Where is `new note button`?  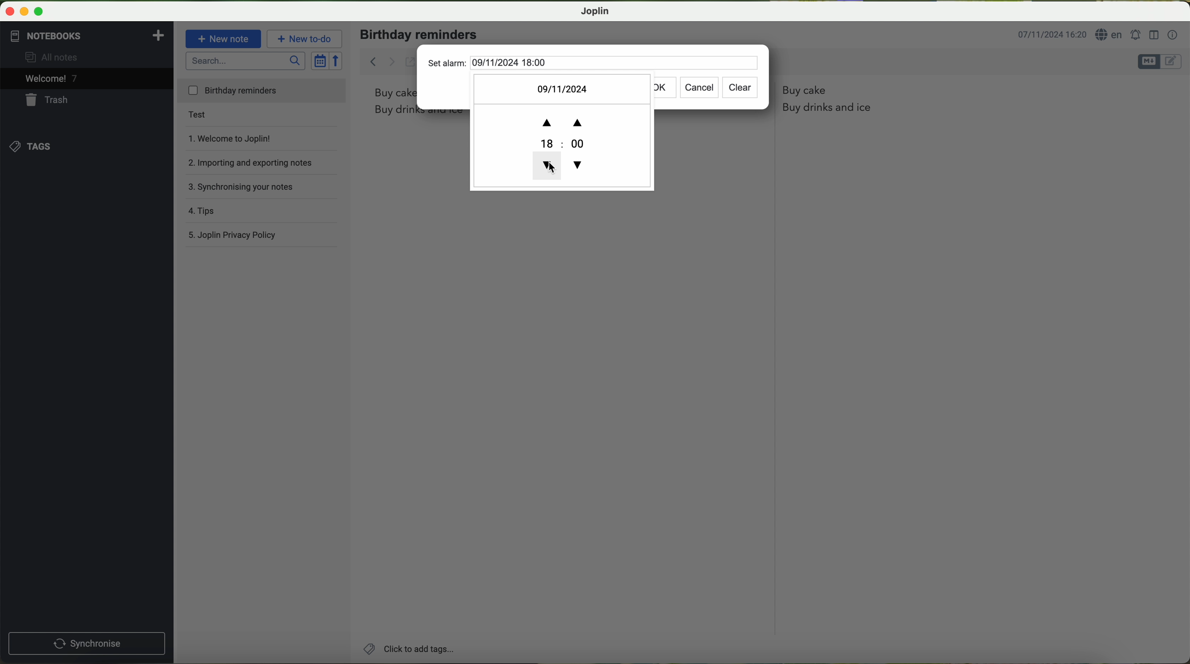
new note button is located at coordinates (222, 39).